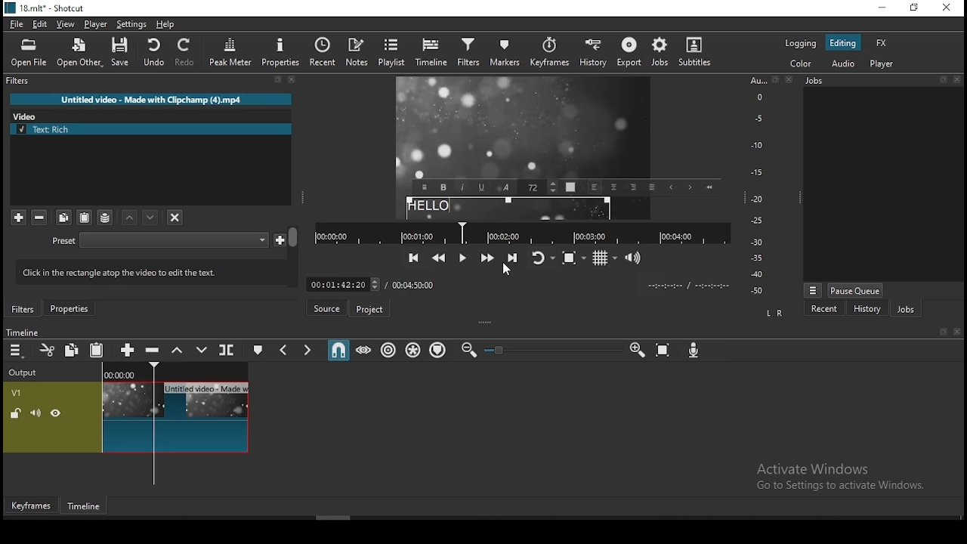 The width and height of the screenshot is (967, 544). I want to click on timeline, so click(431, 54).